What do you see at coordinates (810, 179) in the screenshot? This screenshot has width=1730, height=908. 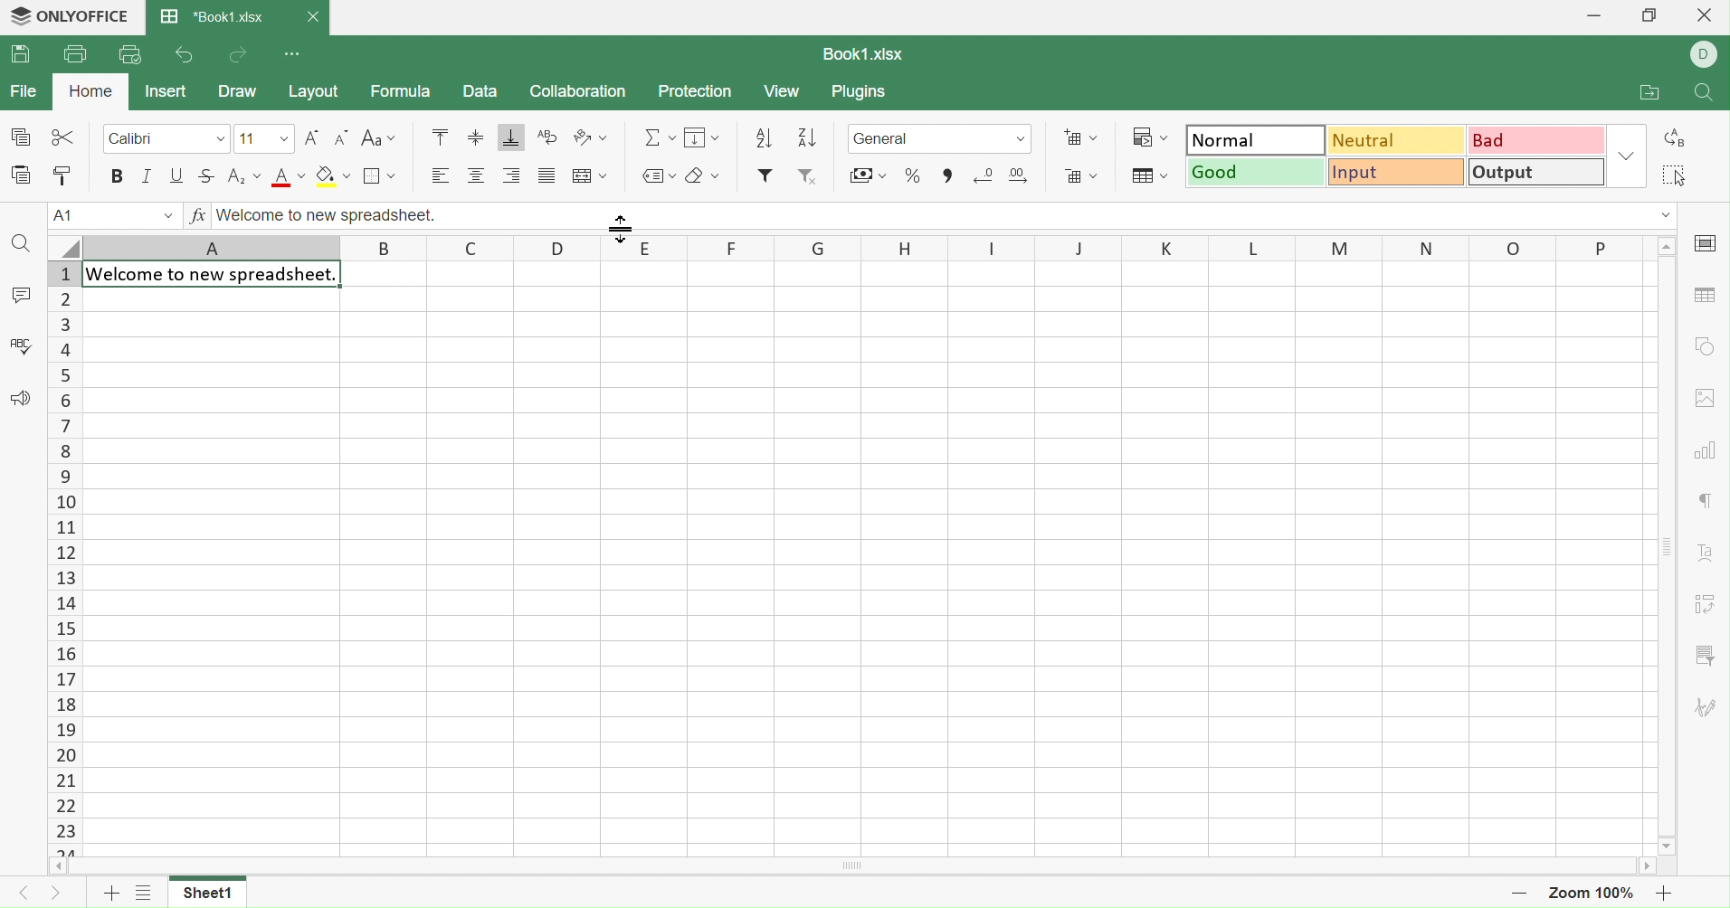 I see `Remove style` at bounding box center [810, 179].